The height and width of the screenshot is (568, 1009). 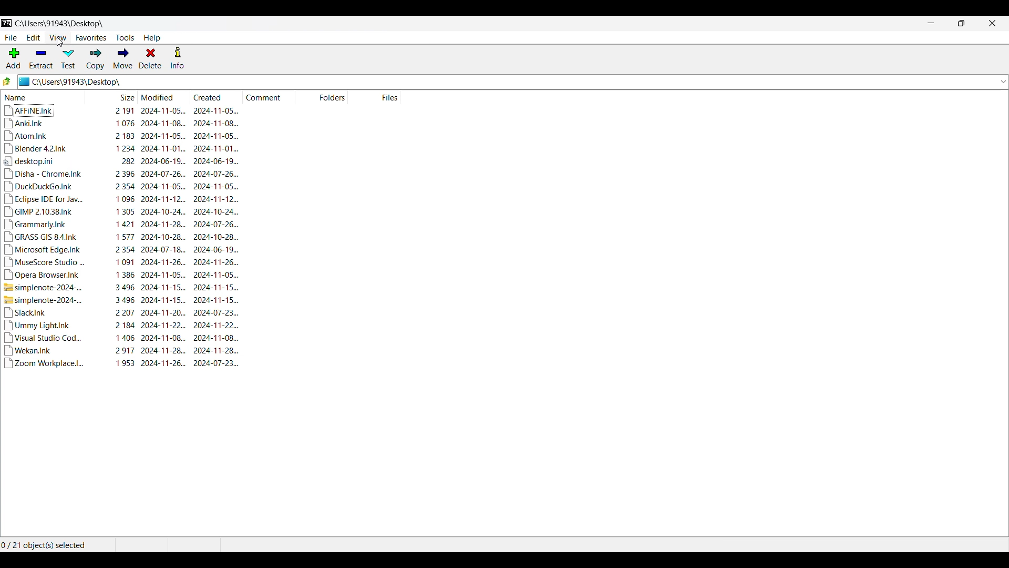 I want to click on Resize, so click(x=961, y=23).